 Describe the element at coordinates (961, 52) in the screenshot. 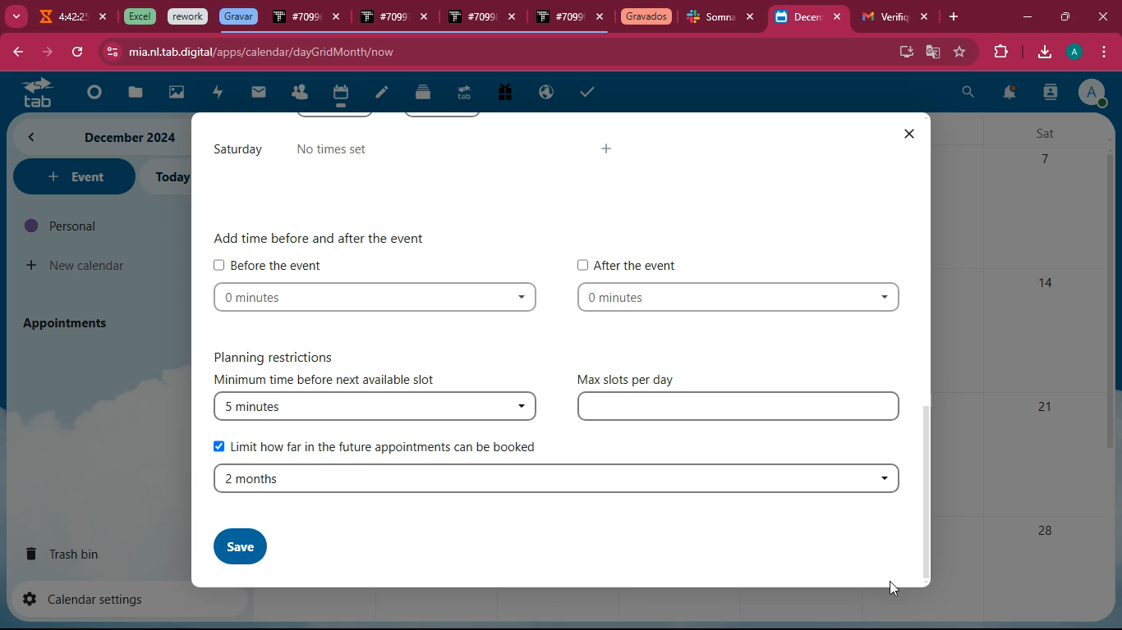

I see `favorites` at that location.